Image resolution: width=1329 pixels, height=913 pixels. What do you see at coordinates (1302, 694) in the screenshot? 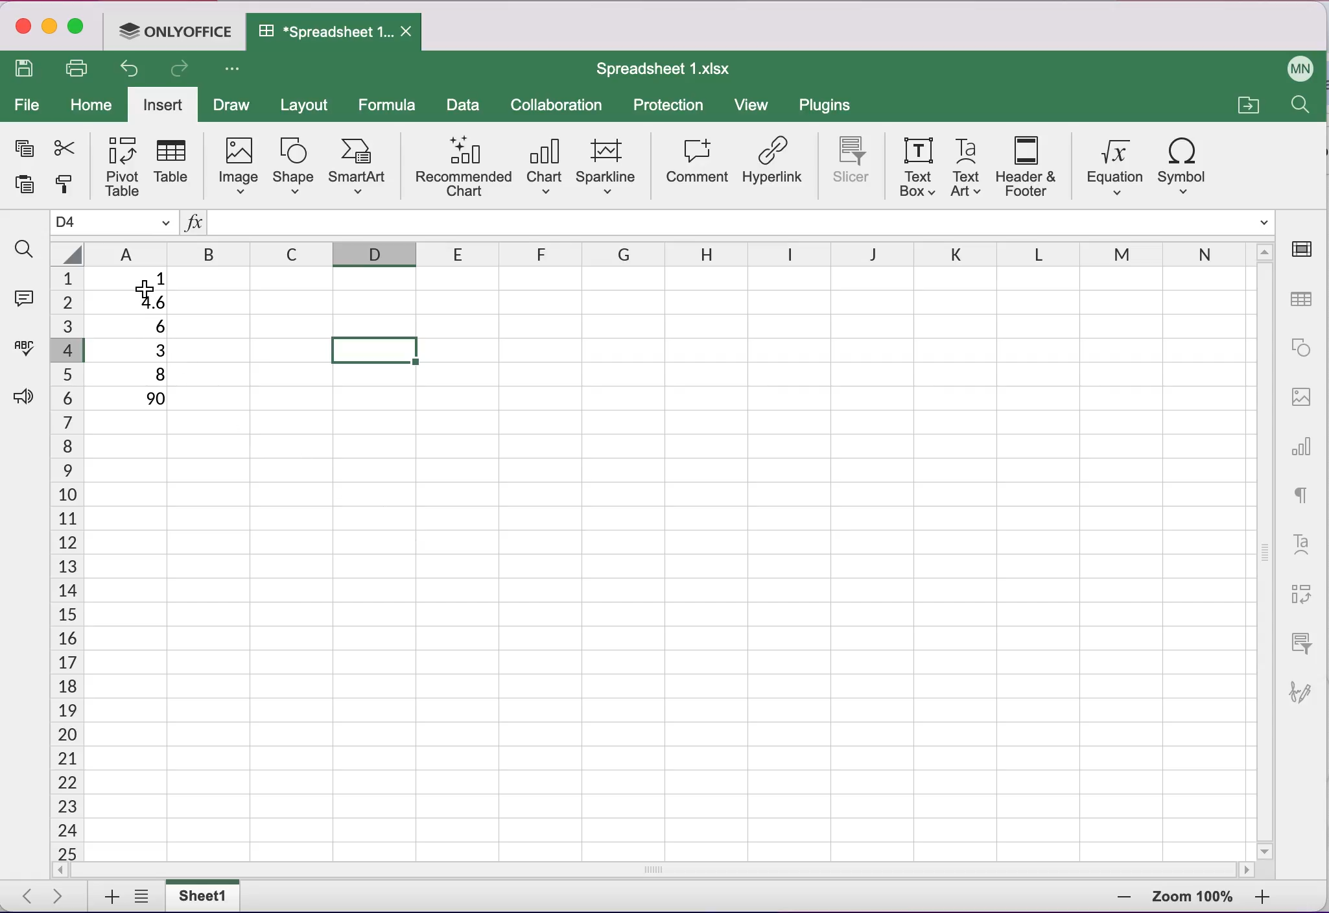
I see `signature` at bounding box center [1302, 694].